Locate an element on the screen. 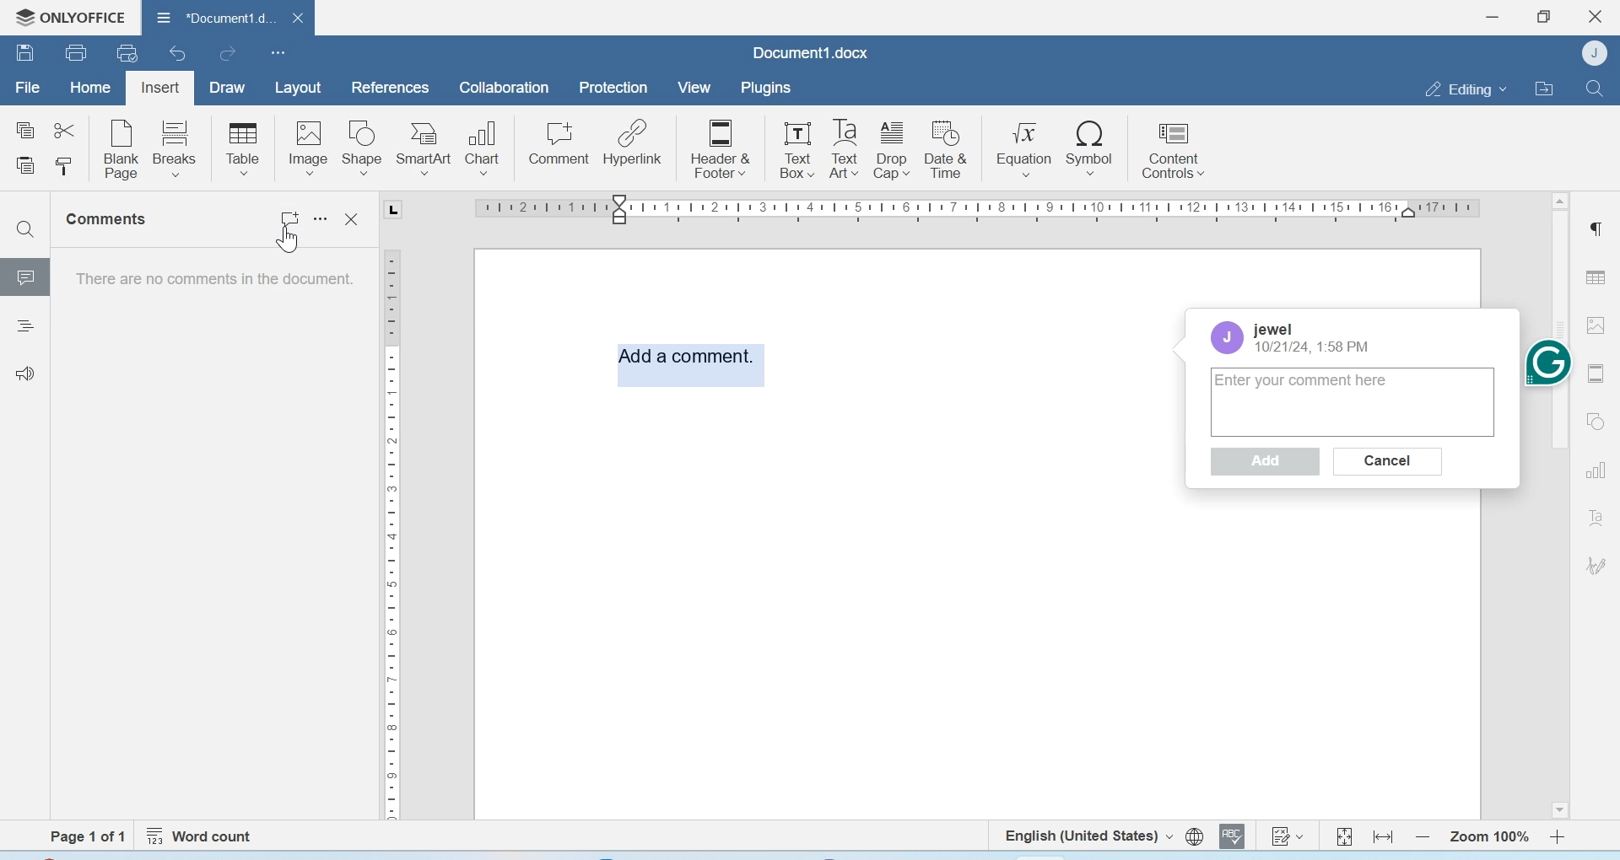 Image resolution: width=1620 pixels, height=860 pixels. Save is located at coordinates (24, 51).